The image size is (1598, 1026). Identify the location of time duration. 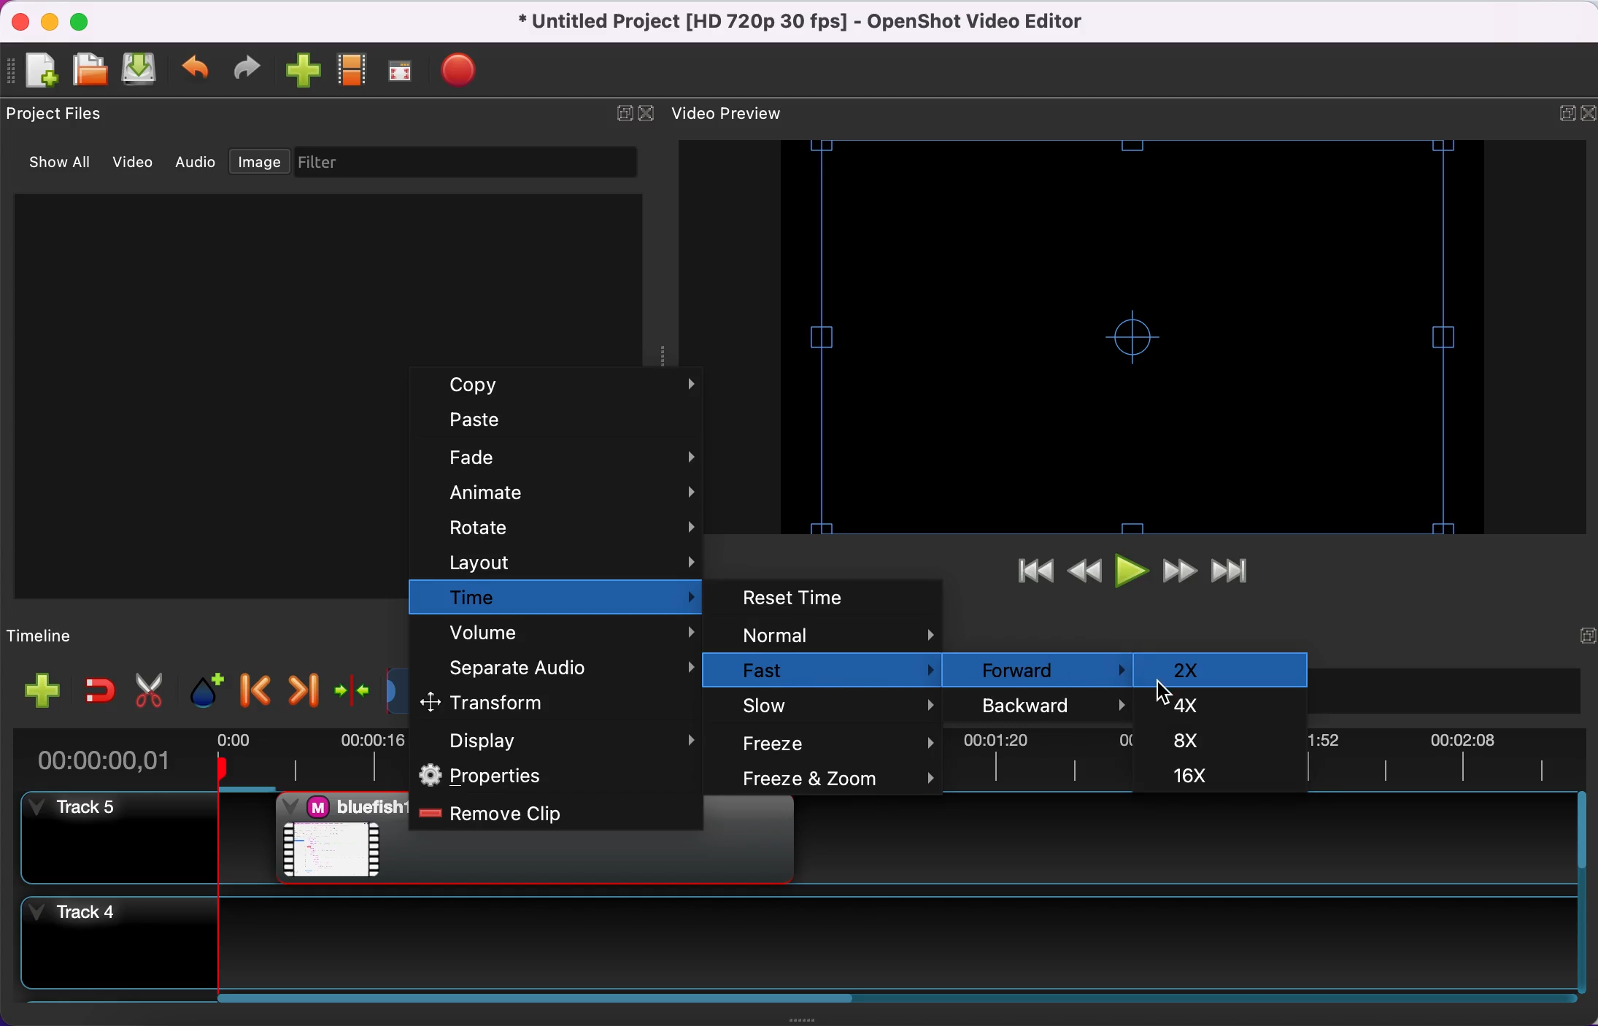
(118, 755).